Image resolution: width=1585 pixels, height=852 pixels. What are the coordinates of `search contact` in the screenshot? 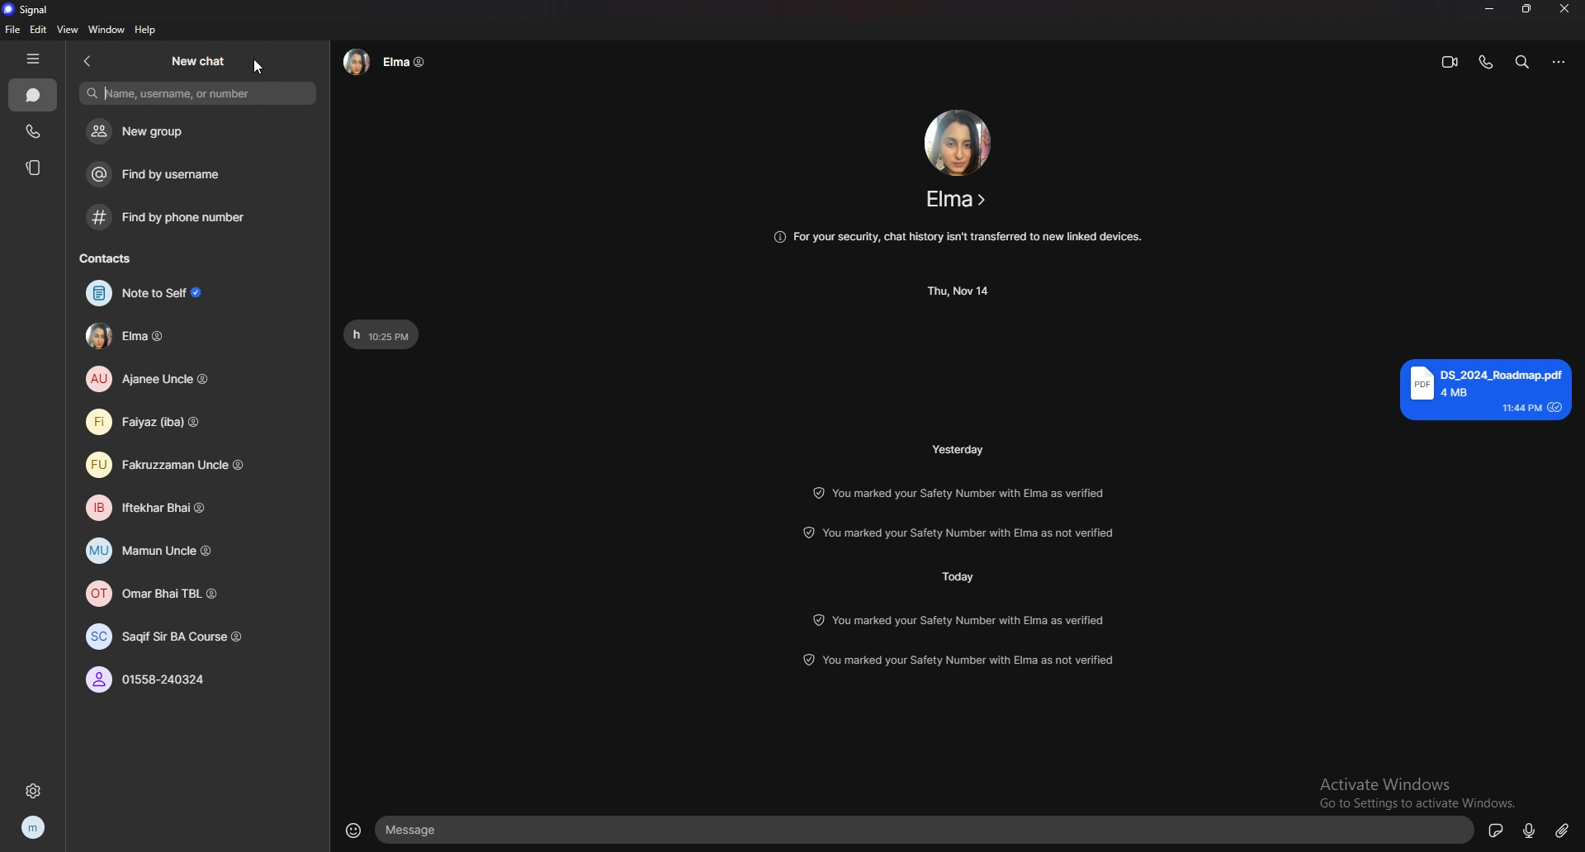 It's located at (199, 93).